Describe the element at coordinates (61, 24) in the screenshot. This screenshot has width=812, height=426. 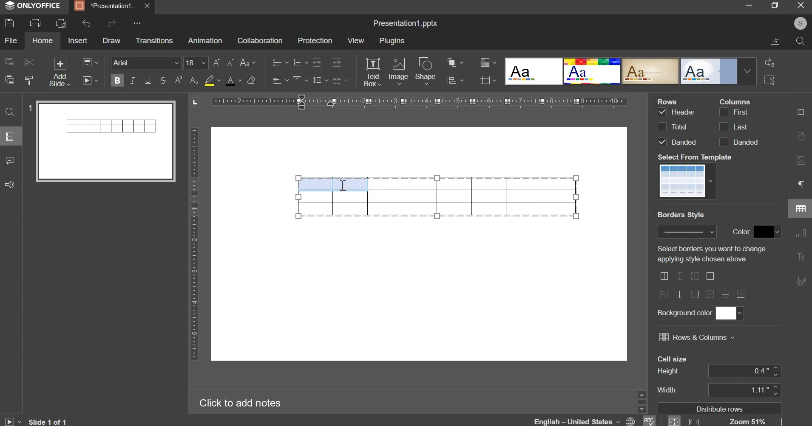
I see `print preview` at that location.